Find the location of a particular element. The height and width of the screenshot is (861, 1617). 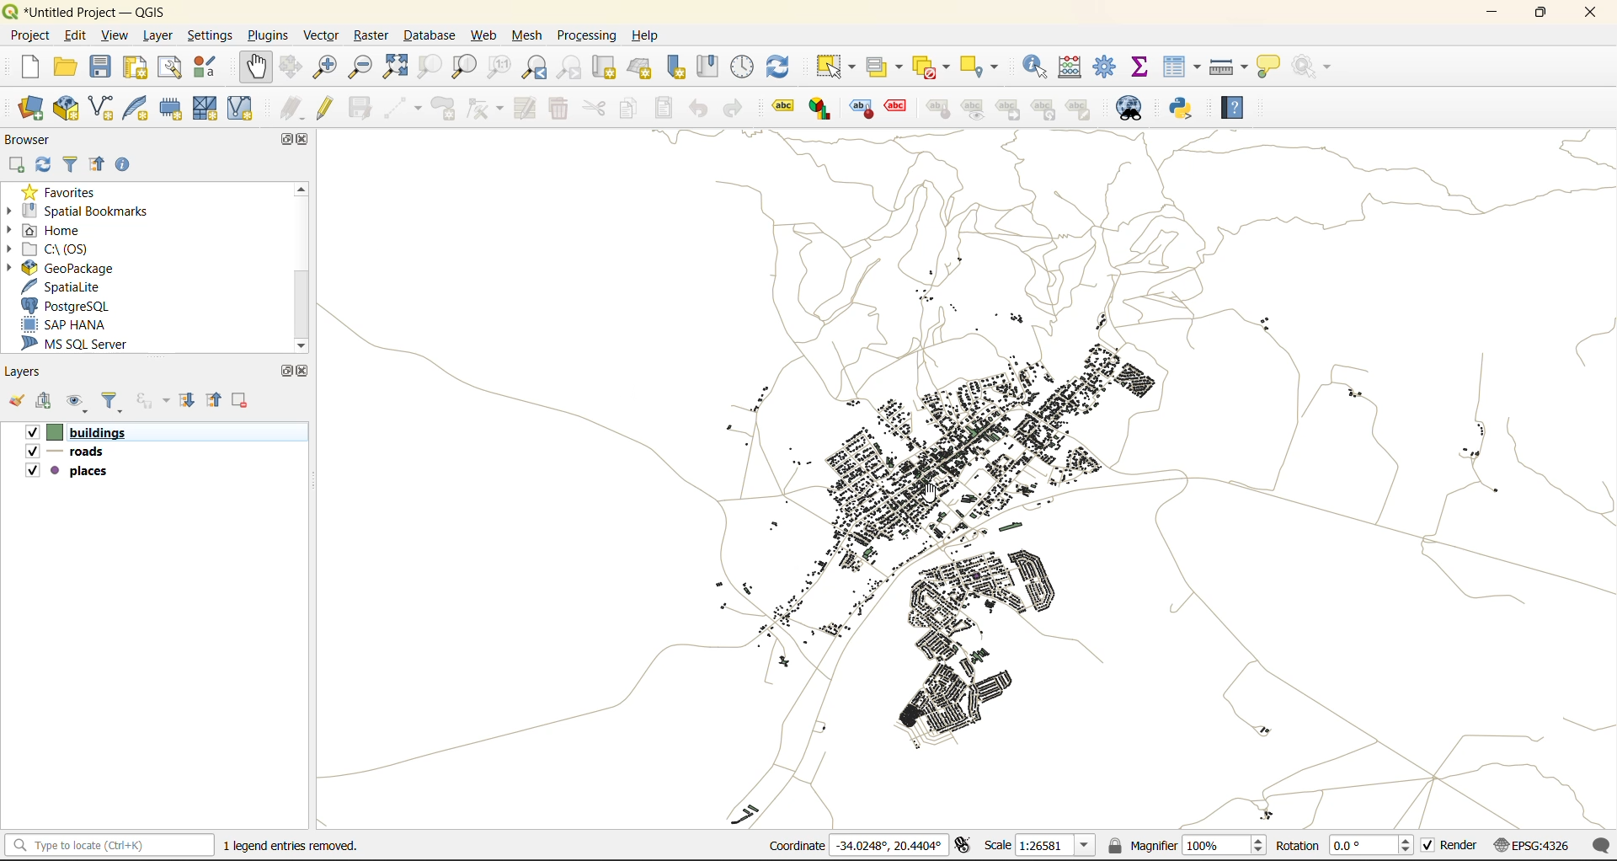

redo is located at coordinates (734, 105).